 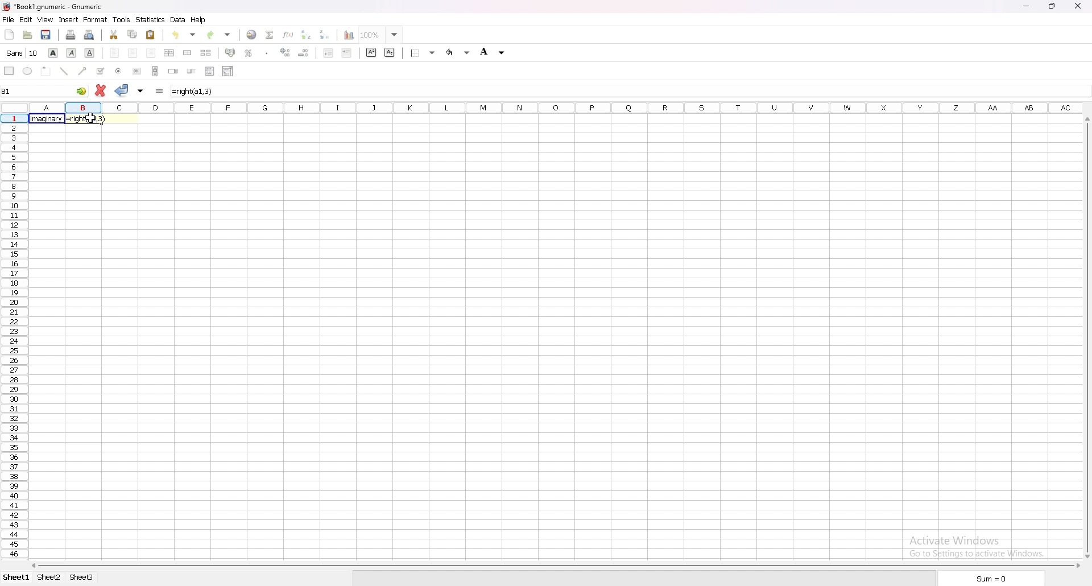 I want to click on sort ascending, so click(x=307, y=35).